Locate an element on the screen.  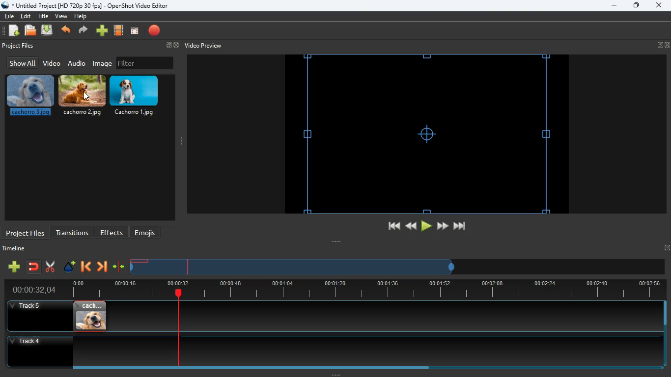
project files is located at coordinates (19, 46).